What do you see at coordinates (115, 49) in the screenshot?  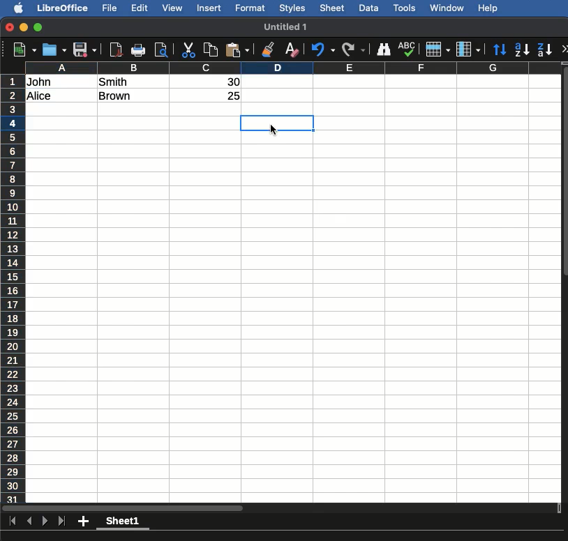 I see `Export to pdf` at bounding box center [115, 49].